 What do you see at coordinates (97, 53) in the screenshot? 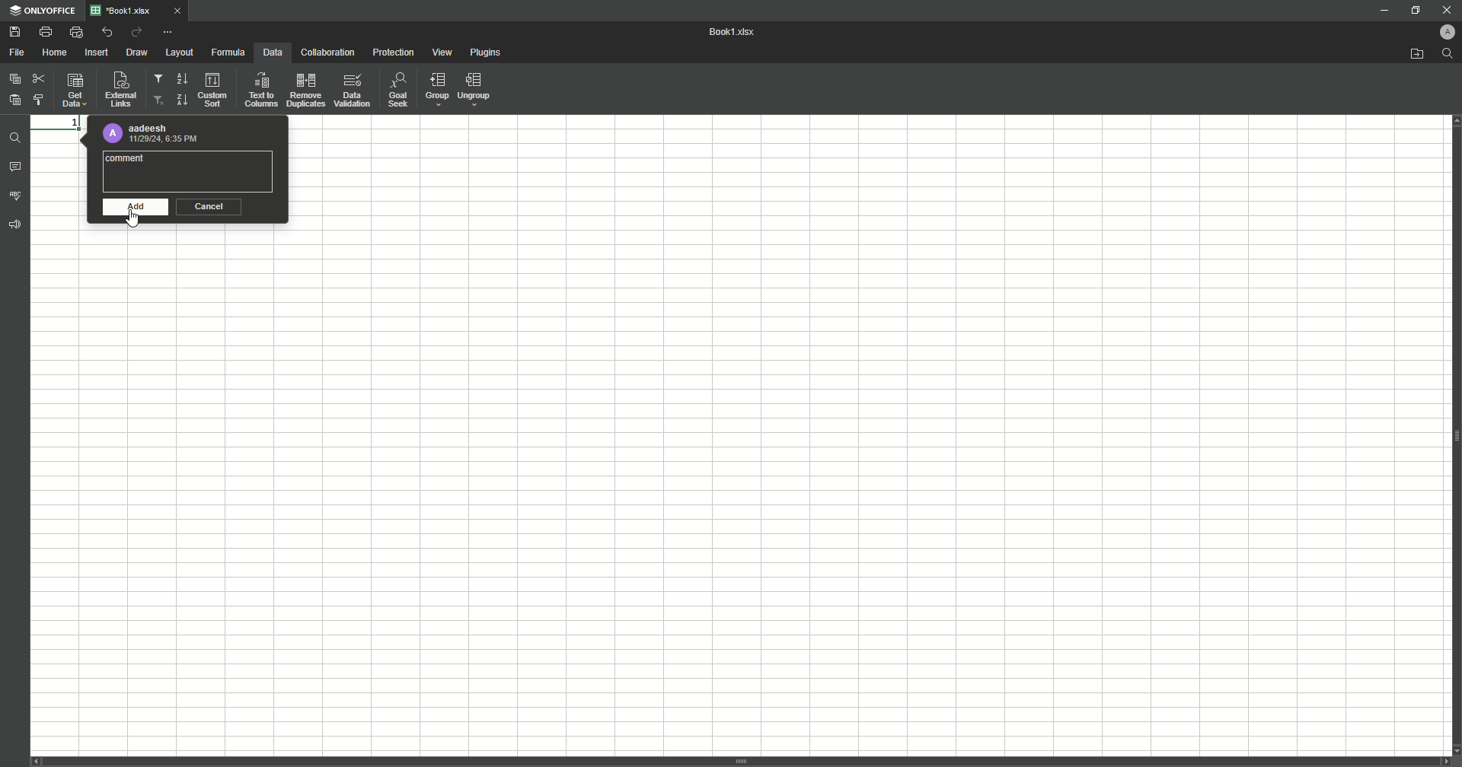
I see `Insert` at bounding box center [97, 53].